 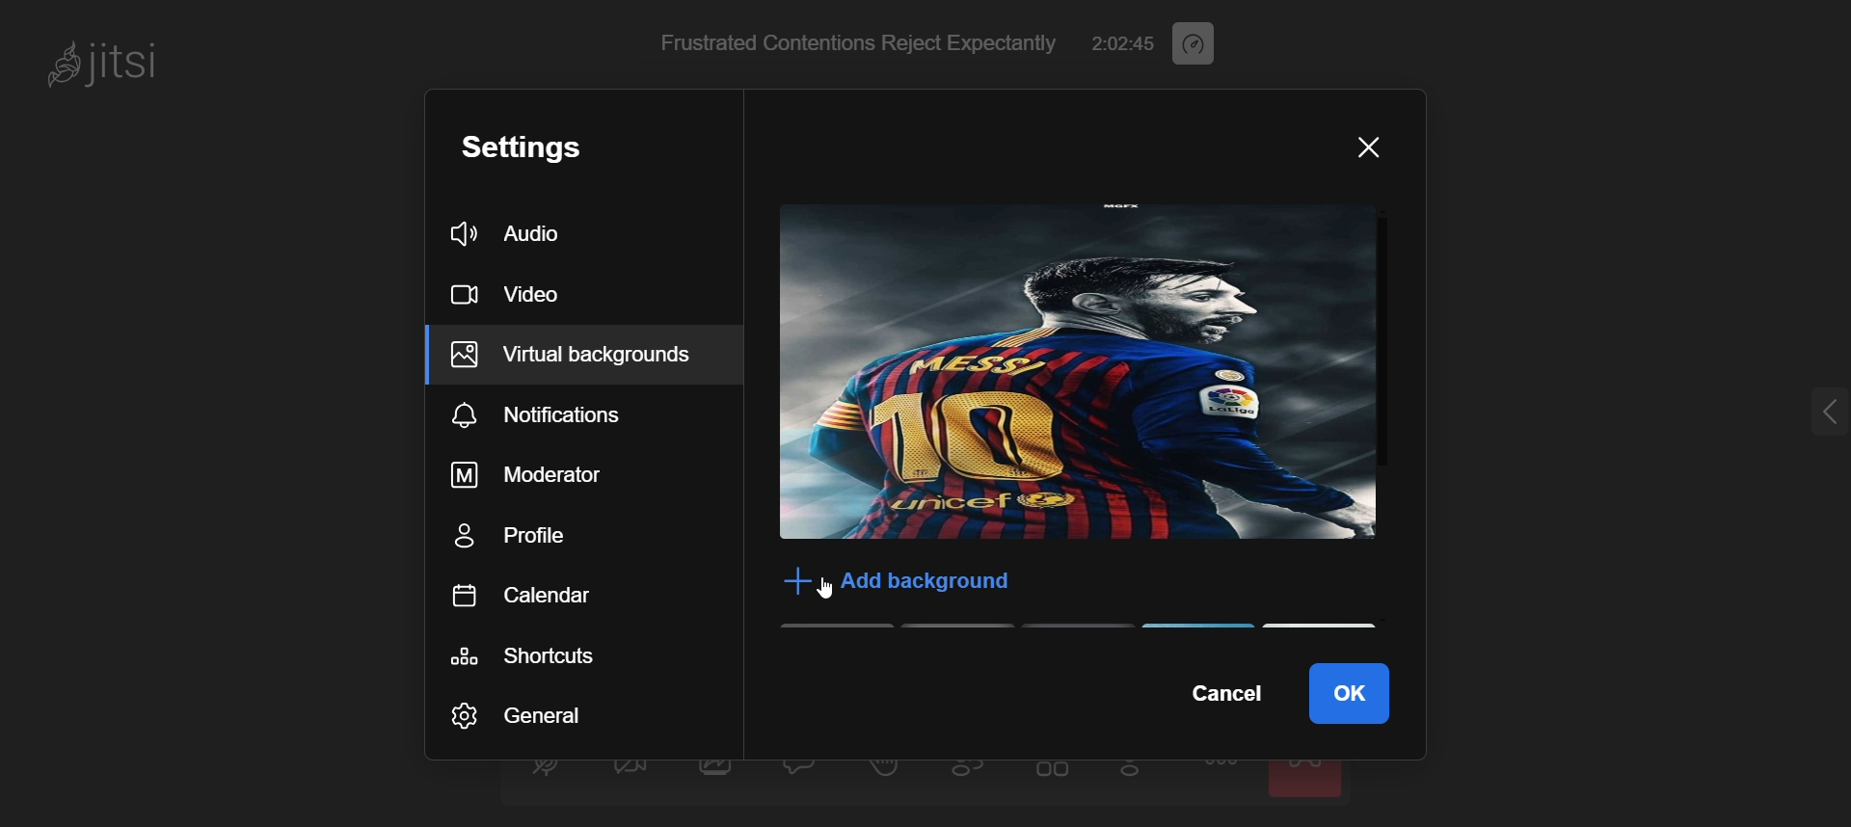 I want to click on unmute mic, so click(x=545, y=771).